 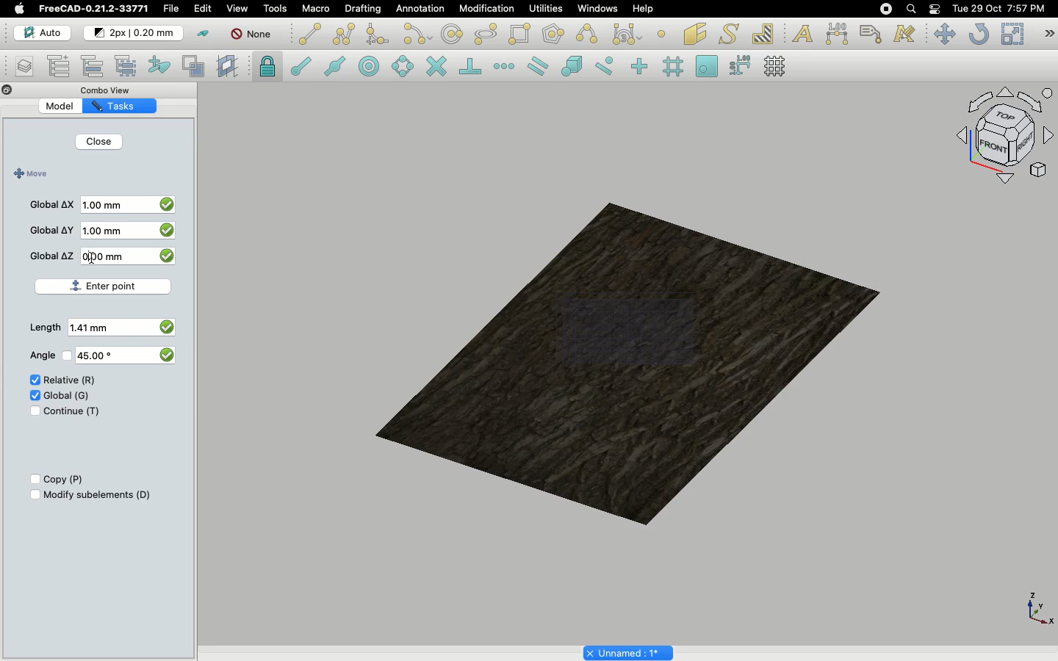 What do you see at coordinates (695, 35) in the screenshot?
I see `Facebinder` at bounding box center [695, 35].